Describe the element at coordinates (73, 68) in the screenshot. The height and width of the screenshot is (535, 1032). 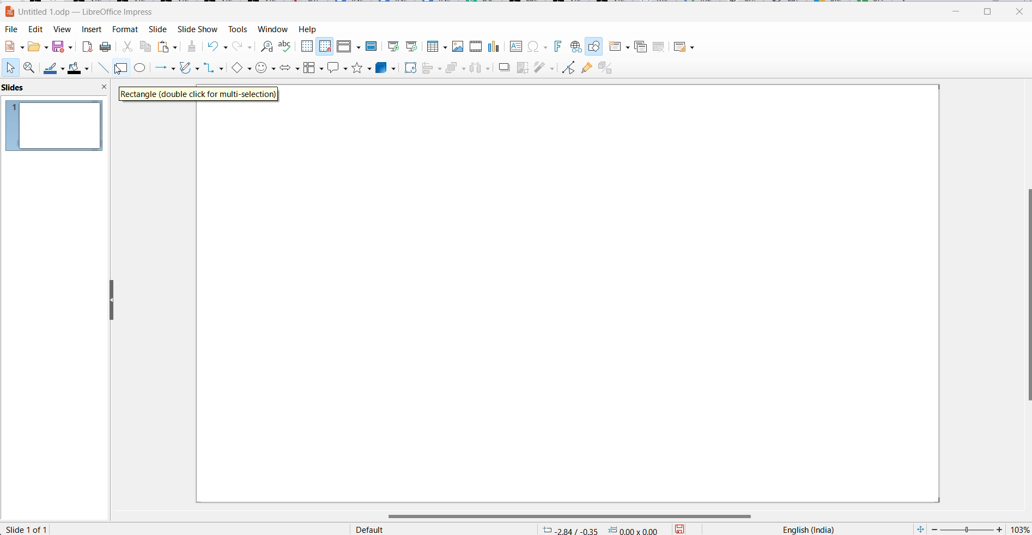
I see `fill color` at that location.